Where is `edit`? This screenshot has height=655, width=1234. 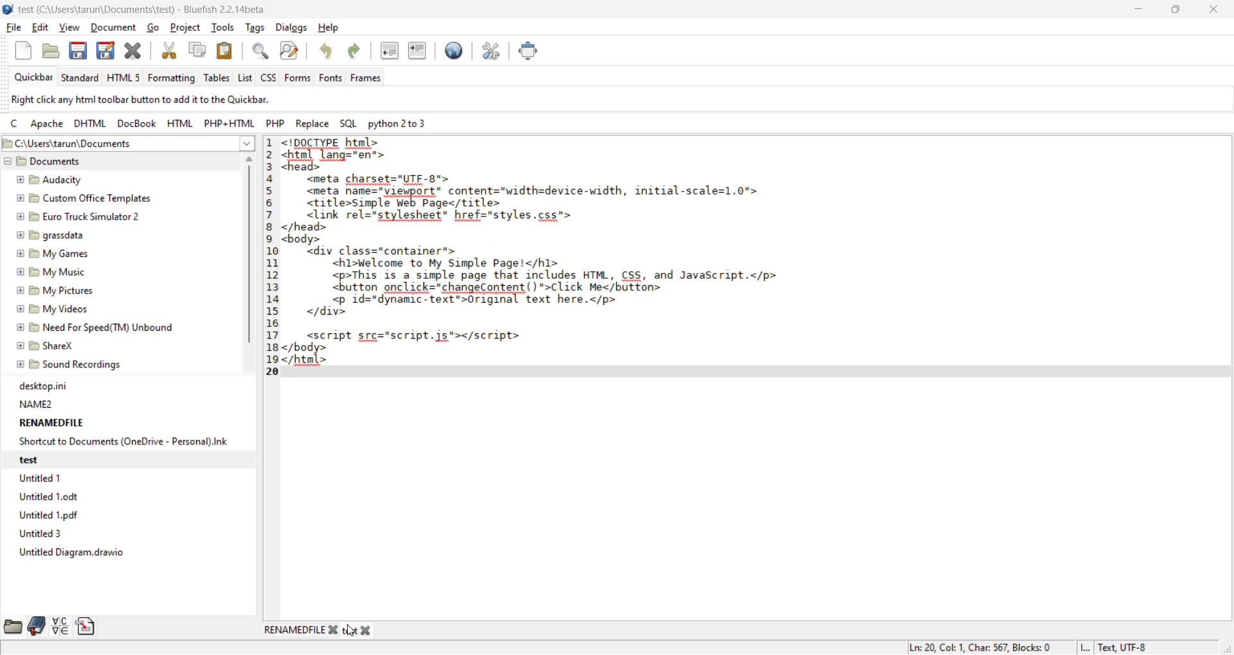
edit is located at coordinates (42, 29).